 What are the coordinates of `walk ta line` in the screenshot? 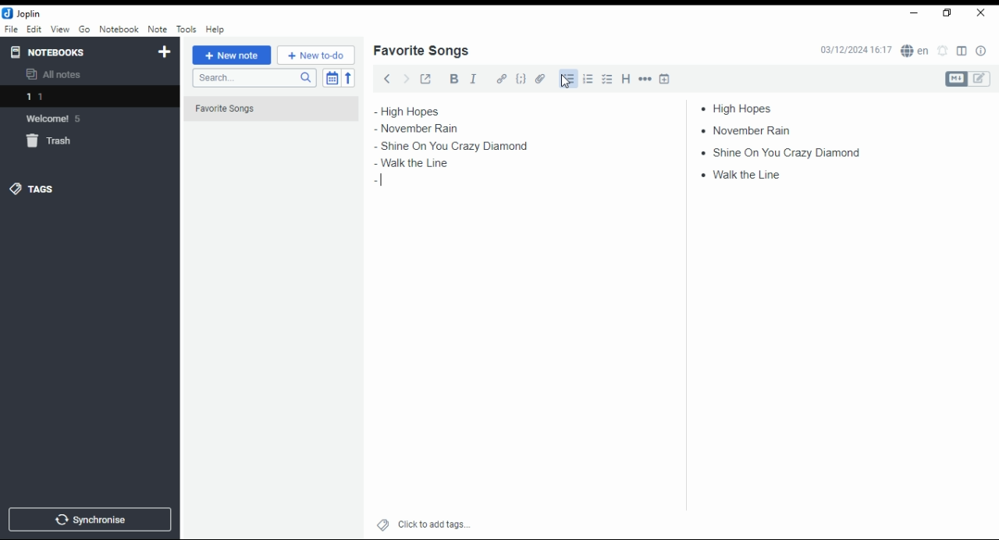 It's located at (406, 164).